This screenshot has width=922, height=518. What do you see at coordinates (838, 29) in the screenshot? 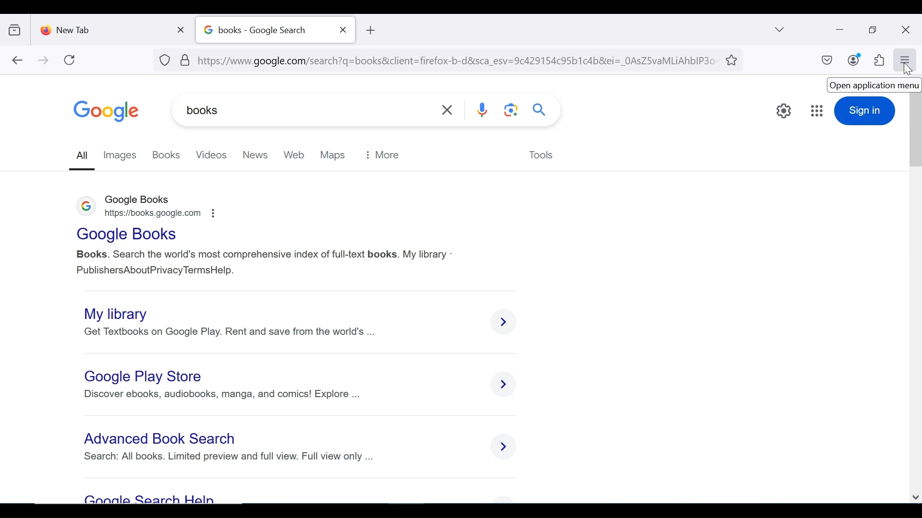
I see `minimize` at bounding box center [838, 29].